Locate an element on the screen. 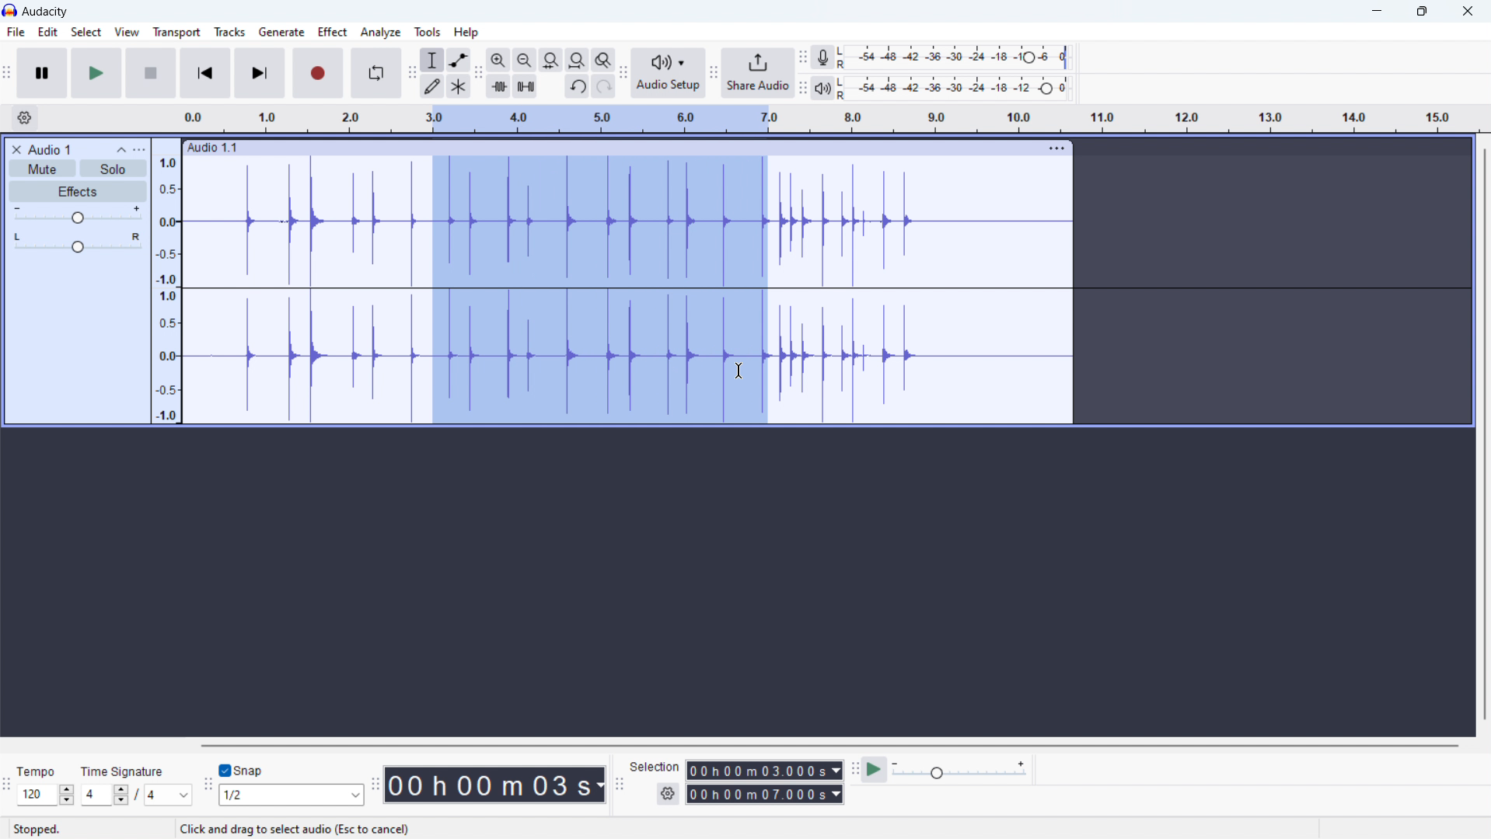 Image resolution: width=1491 pixels, height=839 pixels. Selection is located at coordinates (656, 764).